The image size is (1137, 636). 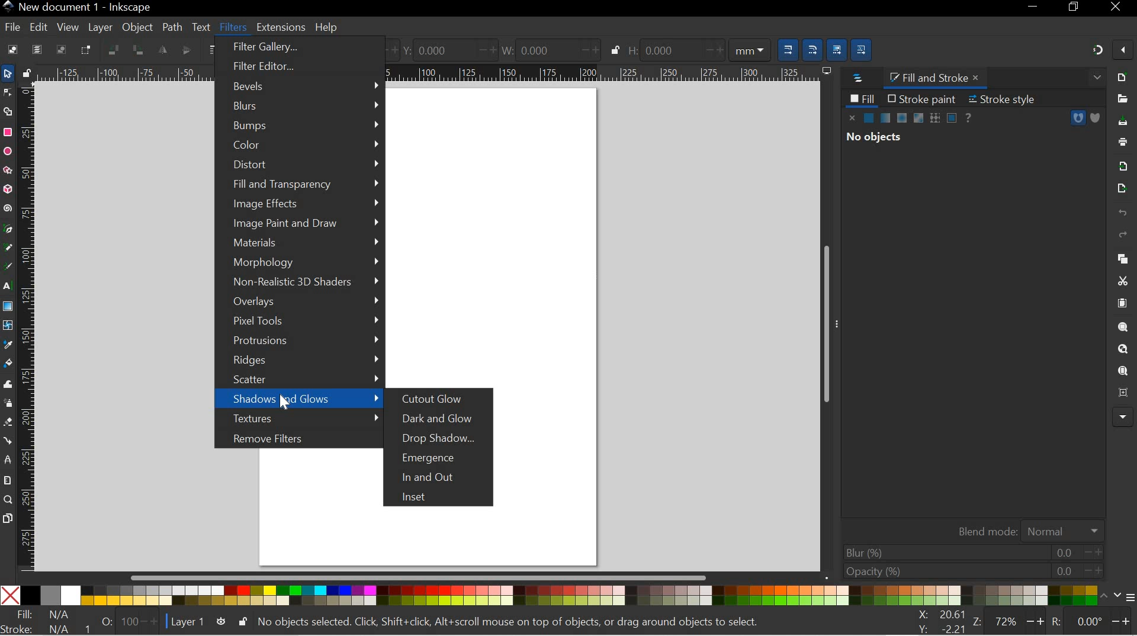 What do you see at coordinates (970, 117) in the screenshot?
I see `UNSET PAINT` at bounding box center [970, 117].